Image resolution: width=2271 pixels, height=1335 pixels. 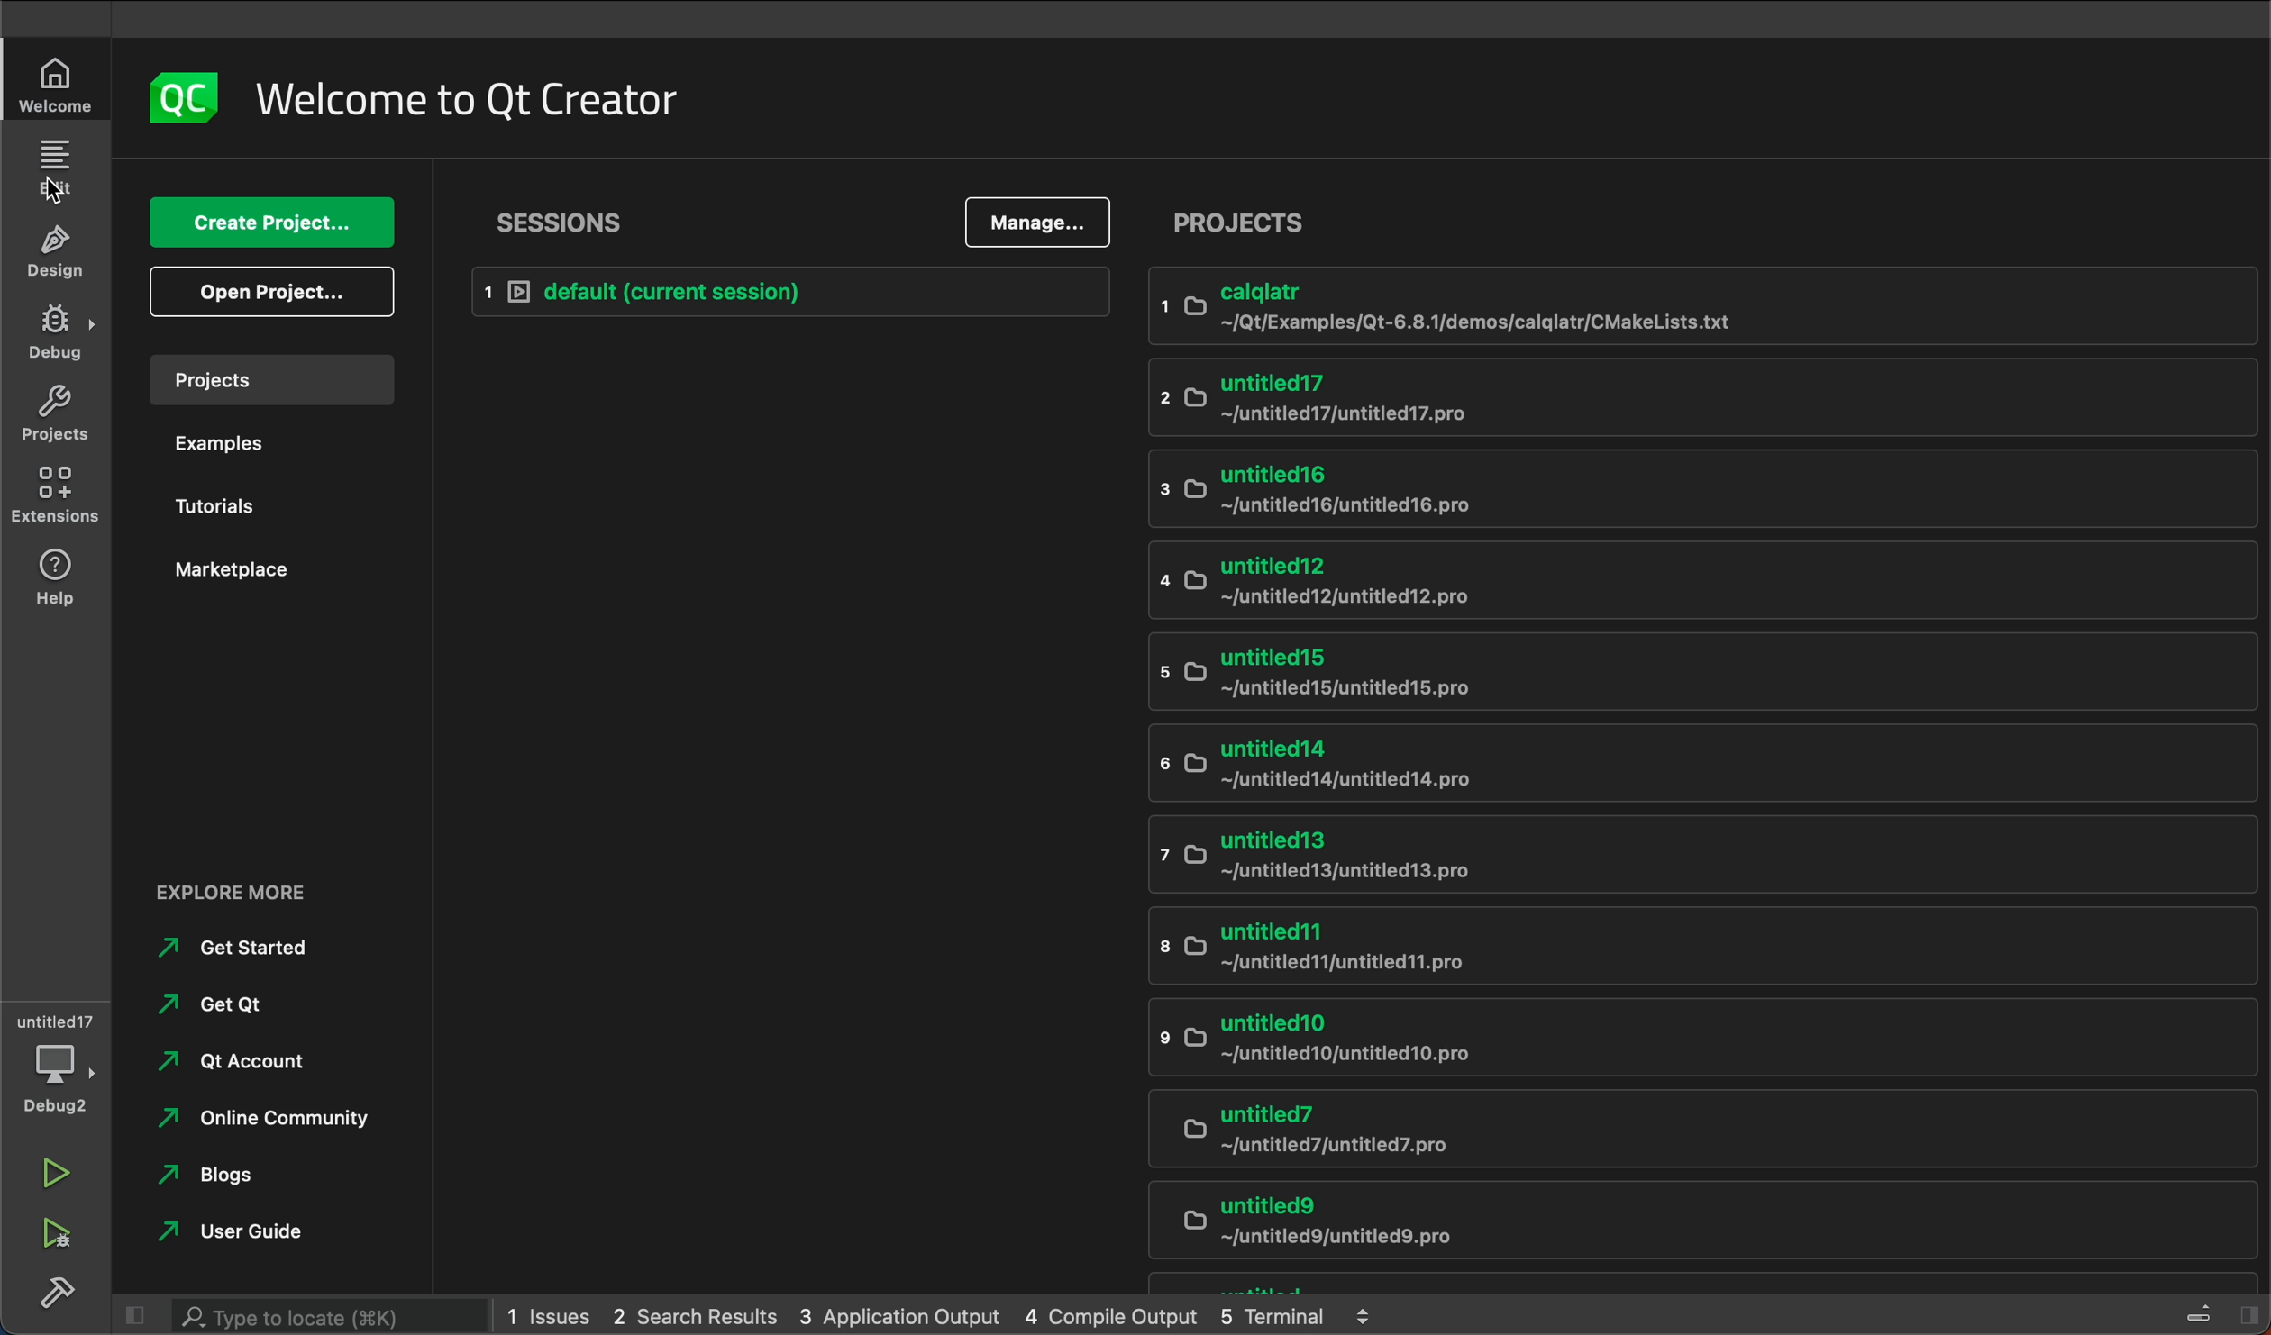 What do you see at coordinates (1673, 856) in the screenshot?
I see `untitled13` at bounding box center [1673, 856].